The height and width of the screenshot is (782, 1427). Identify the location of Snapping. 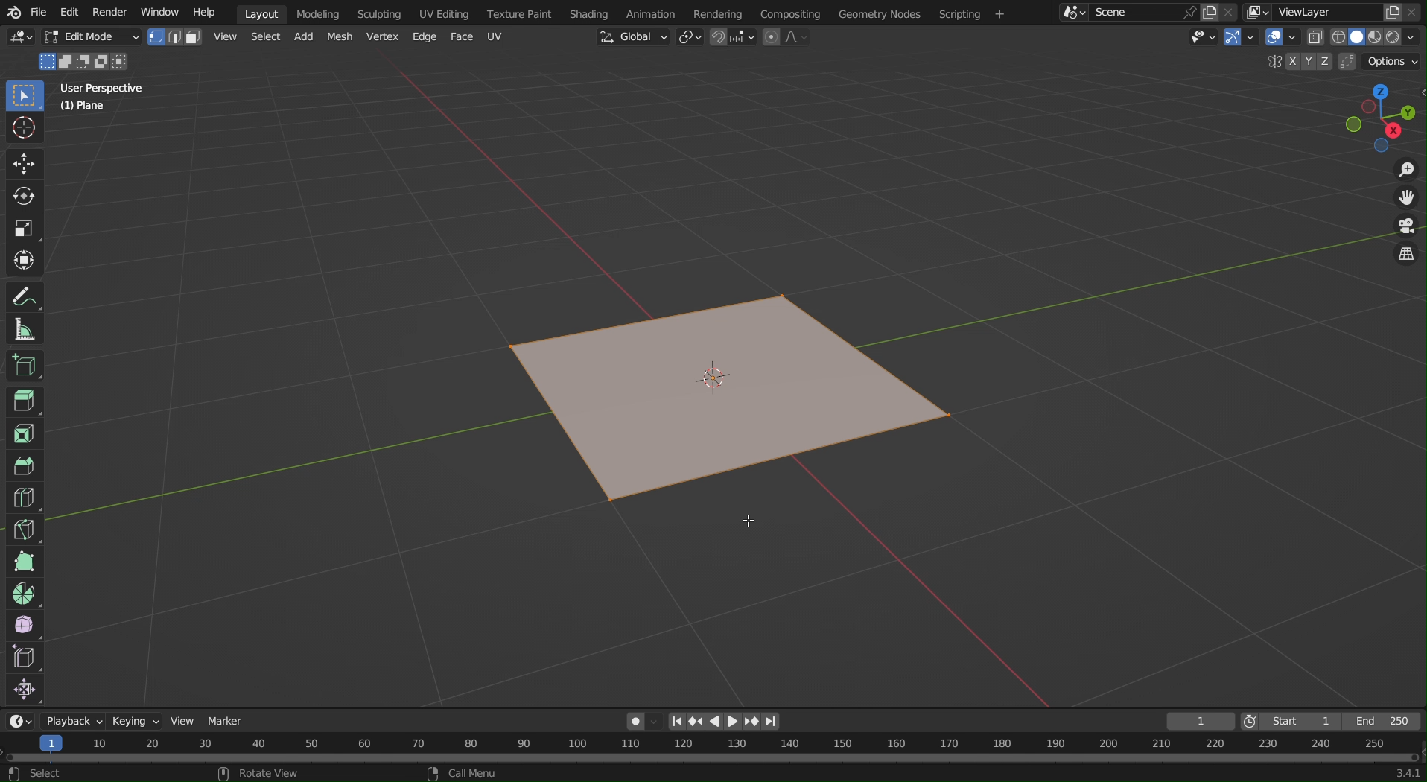
(731, 36).